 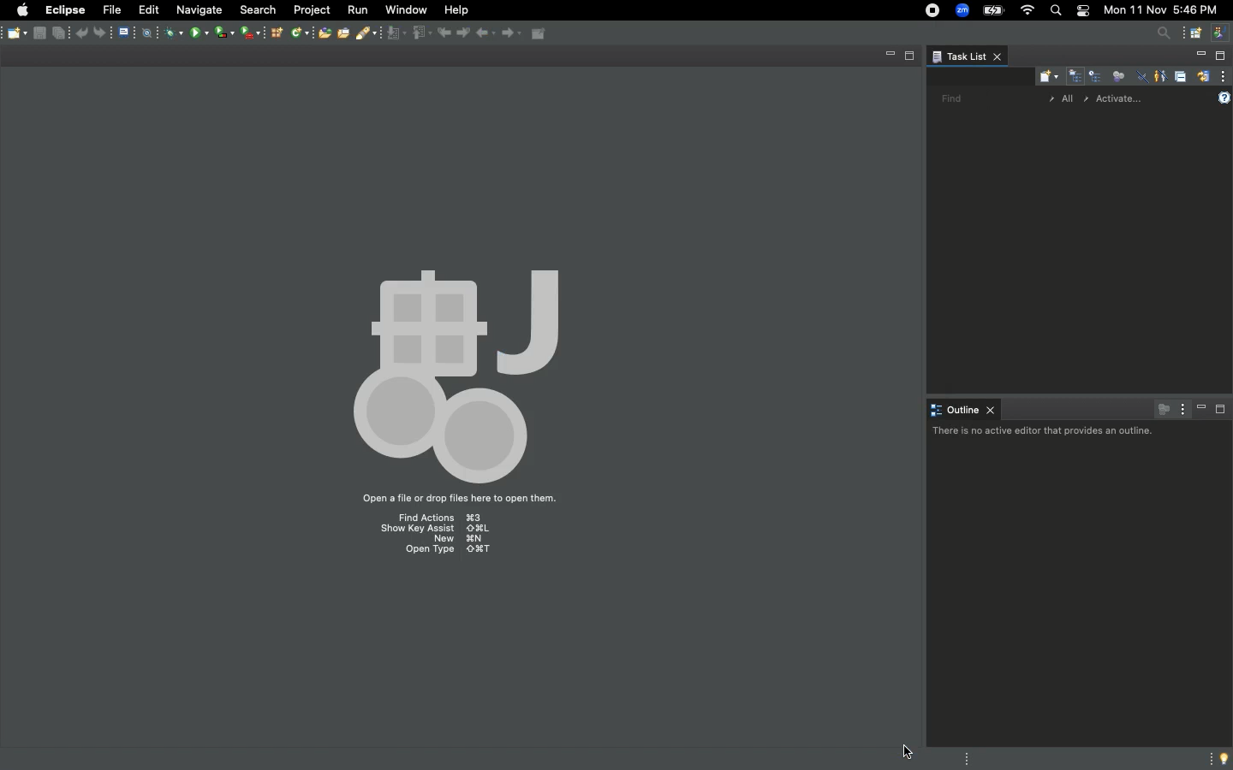 What do you see at coordinates (401, 32) in the screenshot?
I see `Maximize` at bounding box center [401, 32].